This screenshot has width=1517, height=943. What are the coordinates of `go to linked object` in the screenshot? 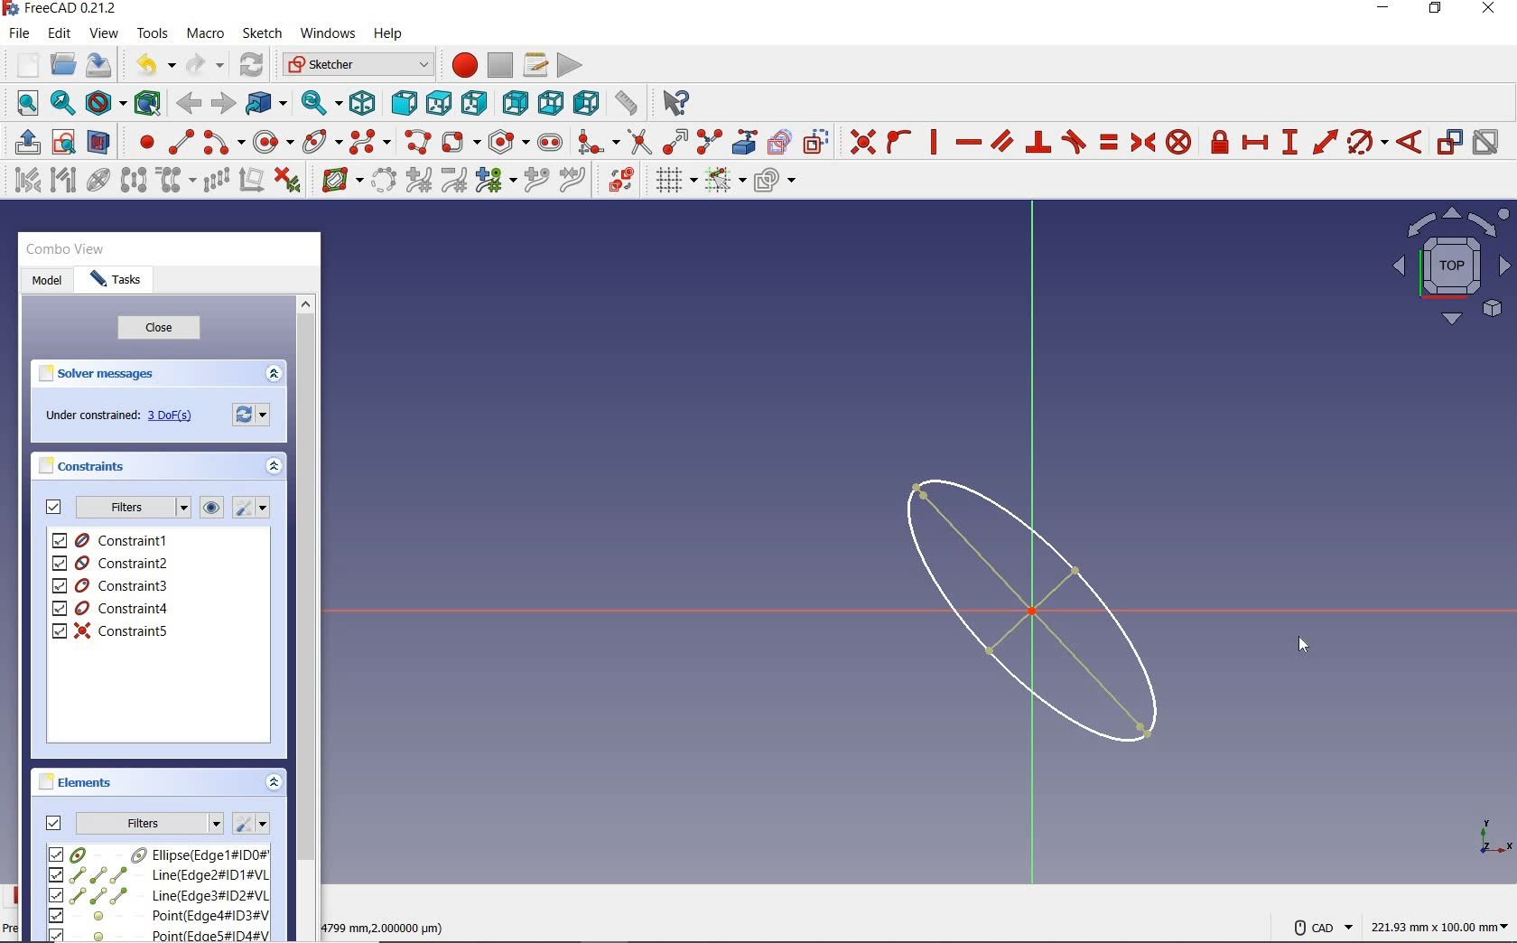 It's located at (266, 102).